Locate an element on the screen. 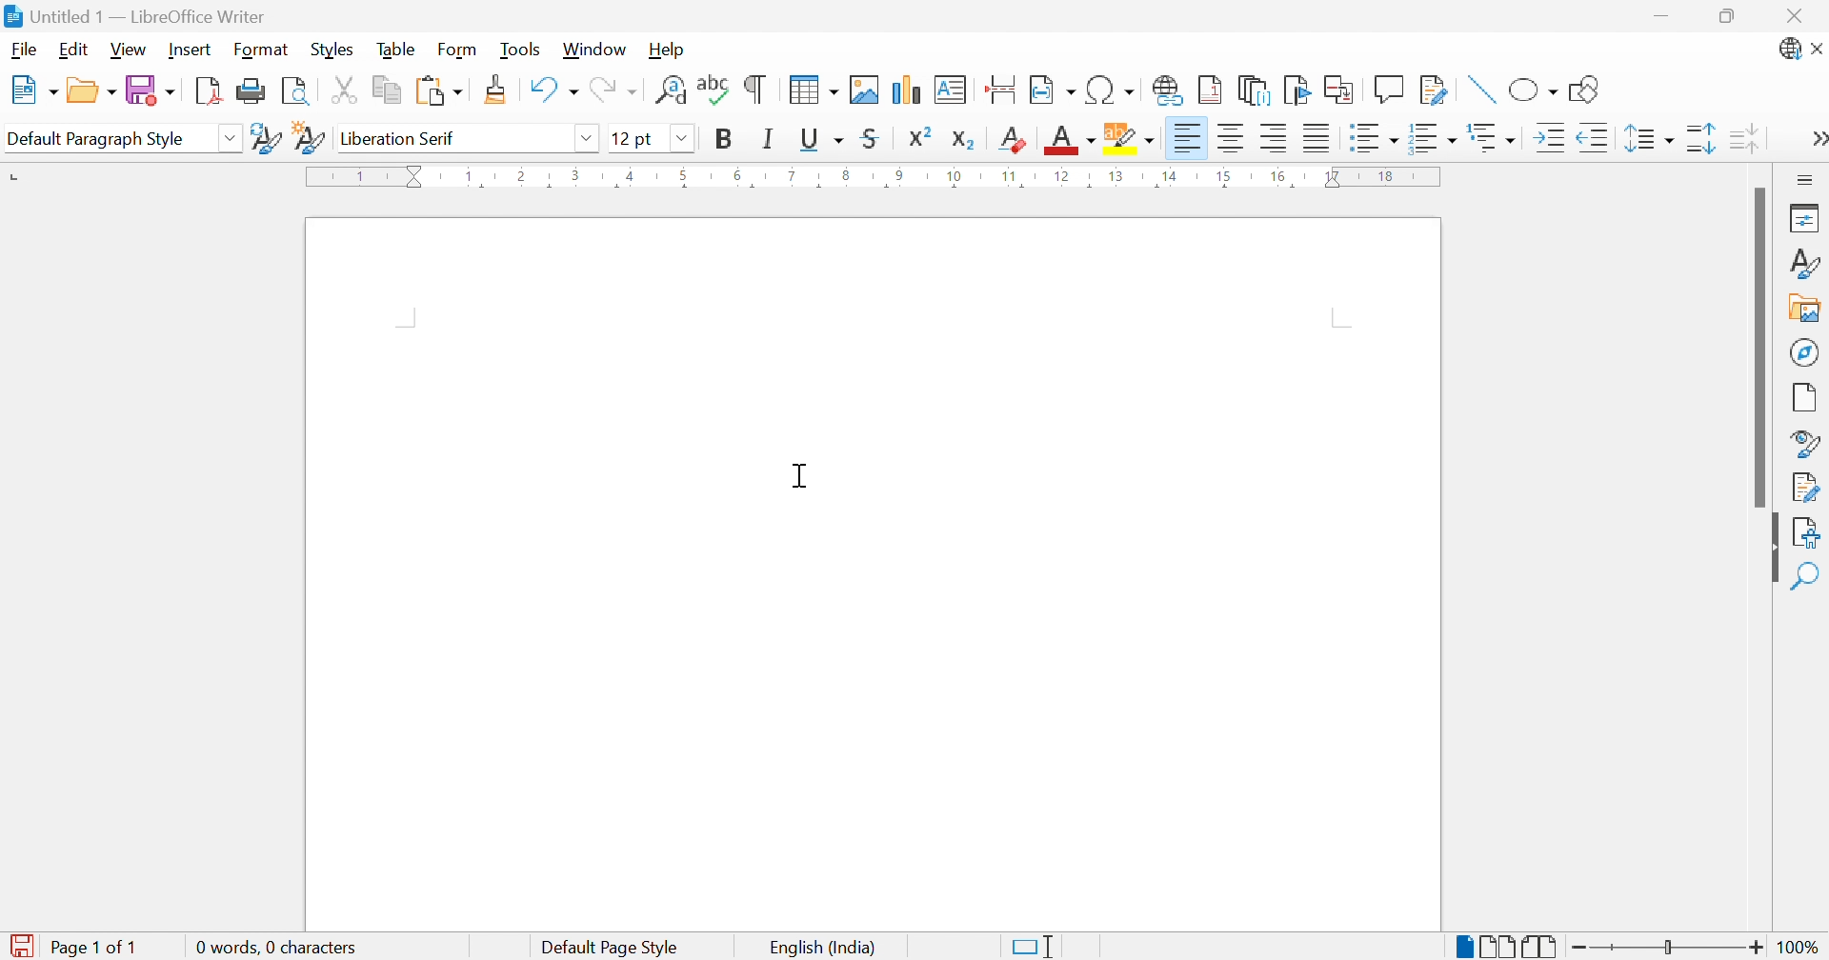 The height and width of the screenshot is (960, 1829). Accessibility check is located at coordinates (1805, 531).